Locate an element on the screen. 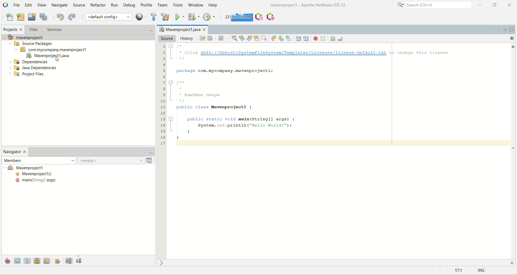 The height and width of the screenshot is (275, 517). show static members is located at coordinates (28, 260).